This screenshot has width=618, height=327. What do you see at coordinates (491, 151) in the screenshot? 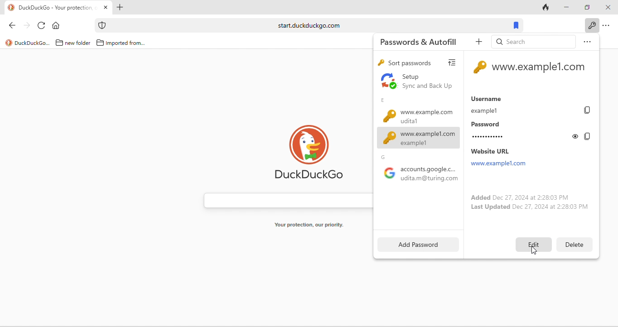
I see `website url` at bounding box center [491, 151].